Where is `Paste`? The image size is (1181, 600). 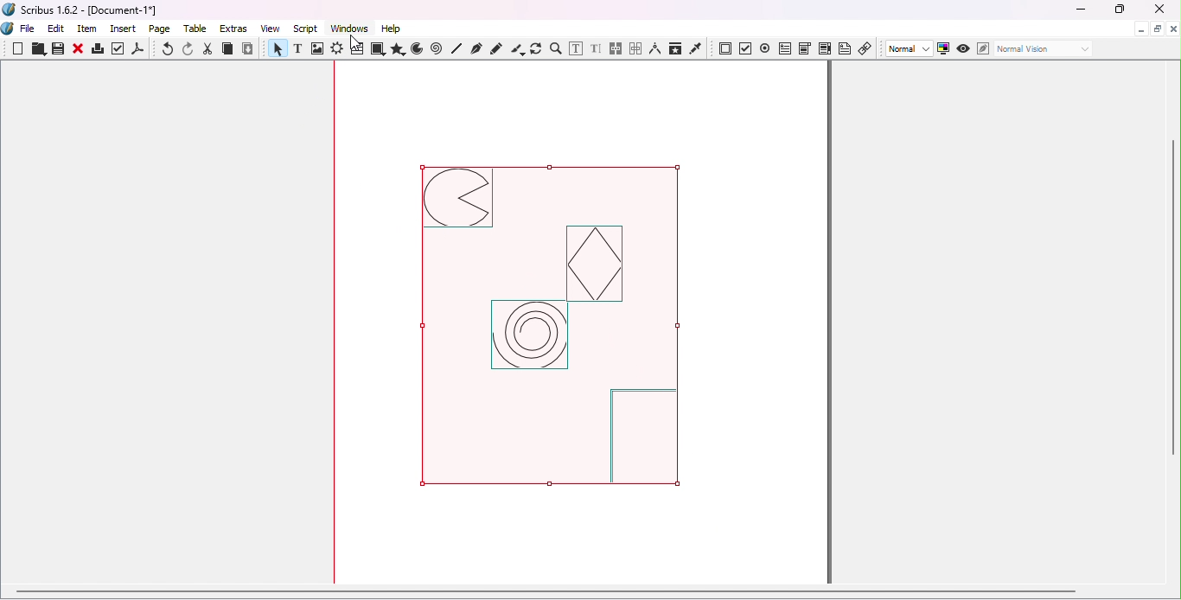 Paste is located at coordinates (248, 49).